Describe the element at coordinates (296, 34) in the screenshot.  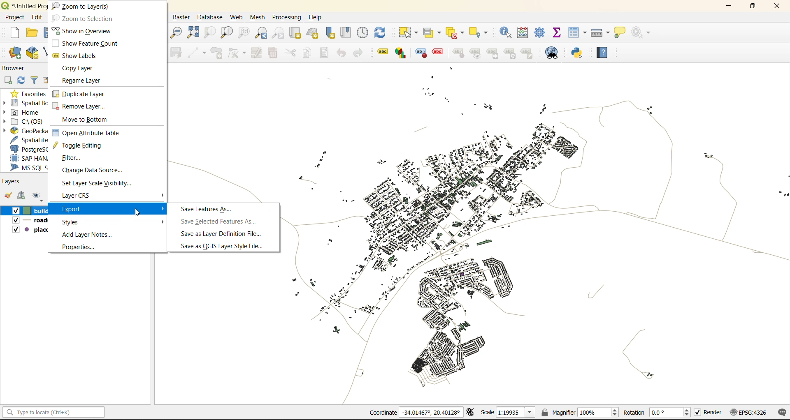
I see `new map view` at that location.